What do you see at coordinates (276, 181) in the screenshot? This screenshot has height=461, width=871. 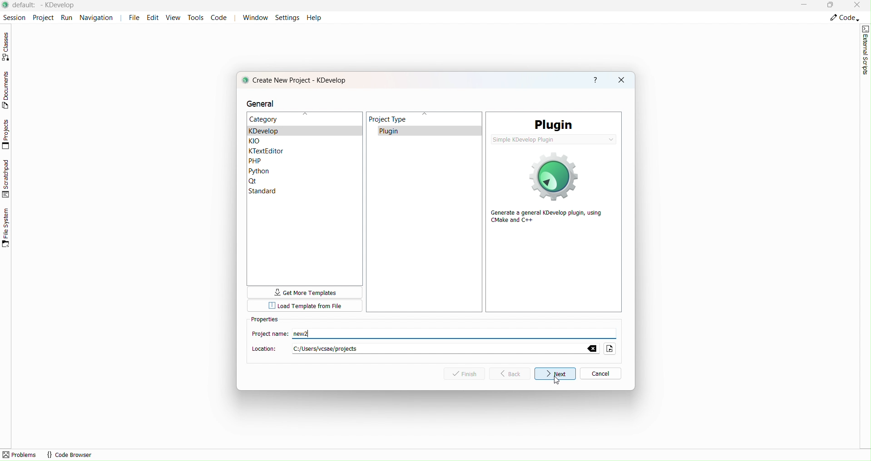 I see `Qt` at bounding box center [276, 181].